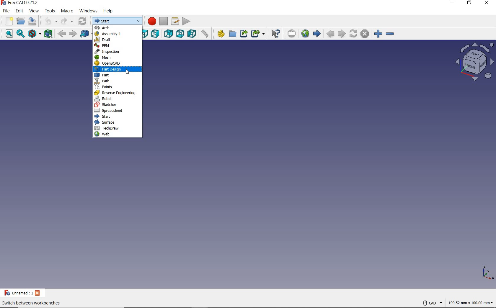  I want to click on ZOOM IN, so click(378, 33).